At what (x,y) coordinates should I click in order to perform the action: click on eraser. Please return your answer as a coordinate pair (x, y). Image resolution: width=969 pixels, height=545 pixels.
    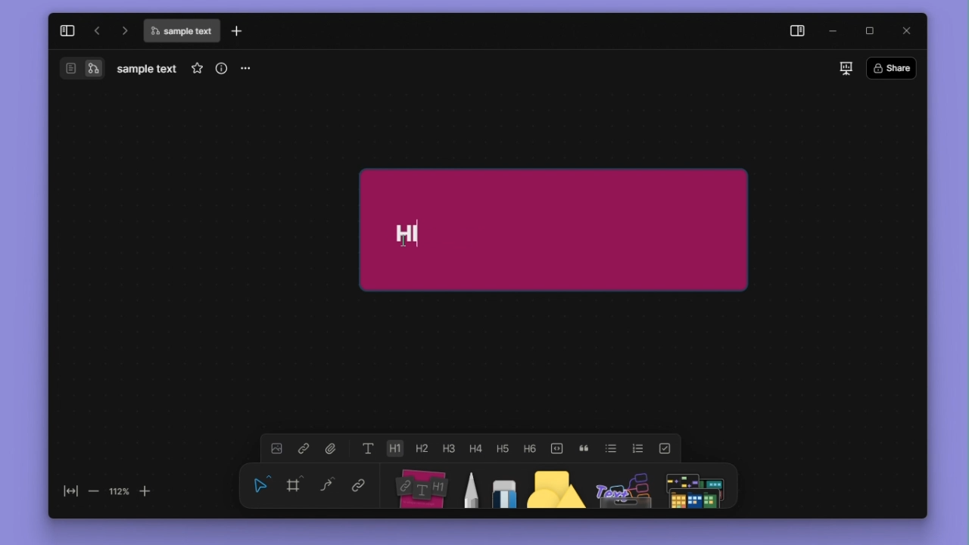
    Looking at the image, I should click on (504, 486).